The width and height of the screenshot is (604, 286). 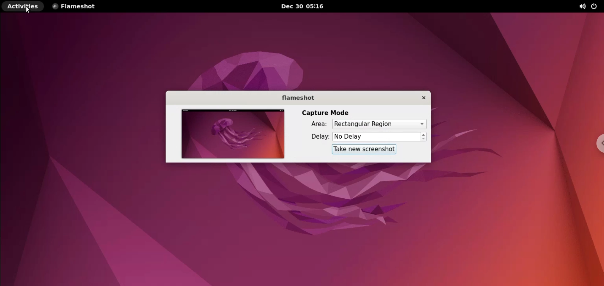 What do you see at coordinates (317, 124) in the screenshot?
I see `area:` at bounding box center [317, 124].